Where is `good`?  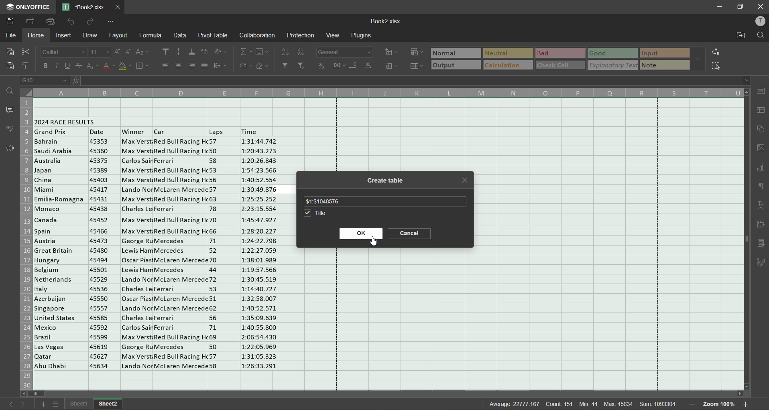 good is located at coordinates (612, 53).